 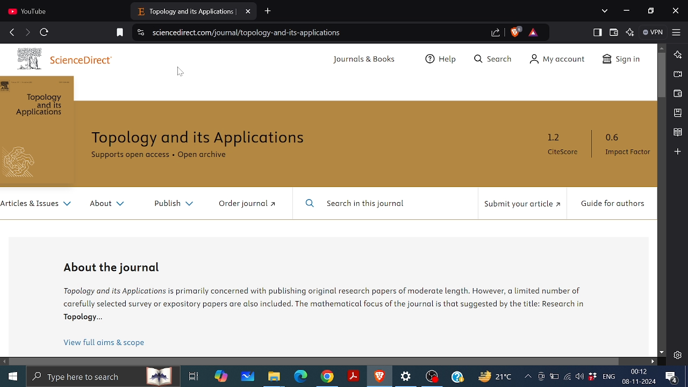 I want to click on Meet now, so click(x=541, y=376).